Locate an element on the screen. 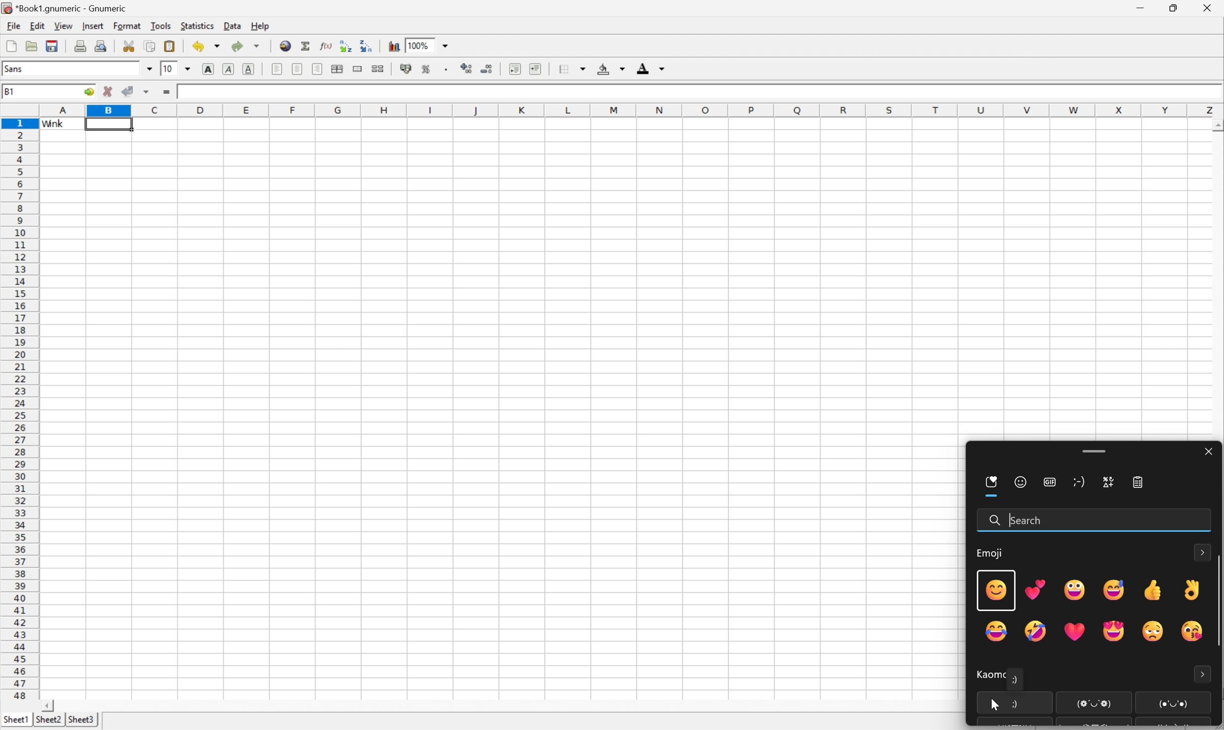 This screenshot has width=1224, height=730. insert hyperlink is located at coordinates (285, 46).